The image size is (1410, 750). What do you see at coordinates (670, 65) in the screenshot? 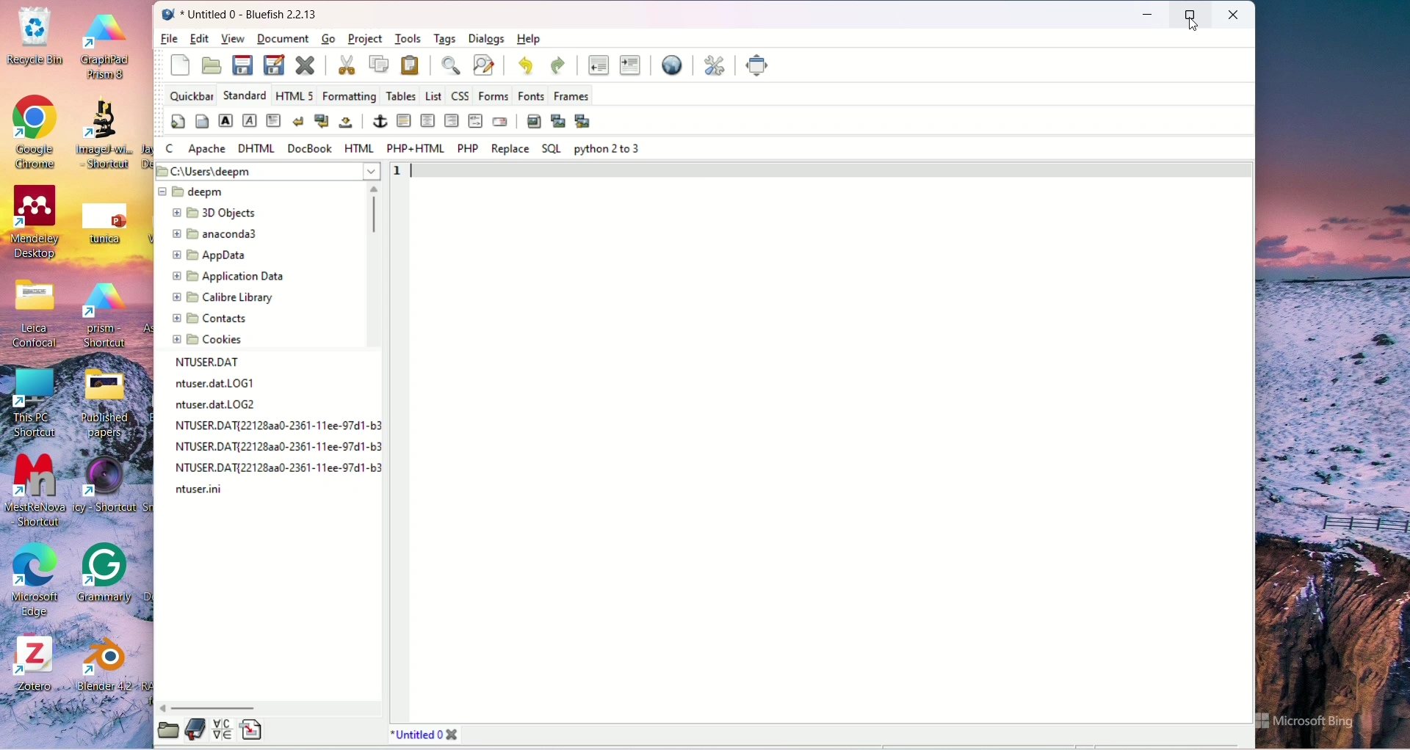
I see `preview in browser` at bounding box center [670, 65].